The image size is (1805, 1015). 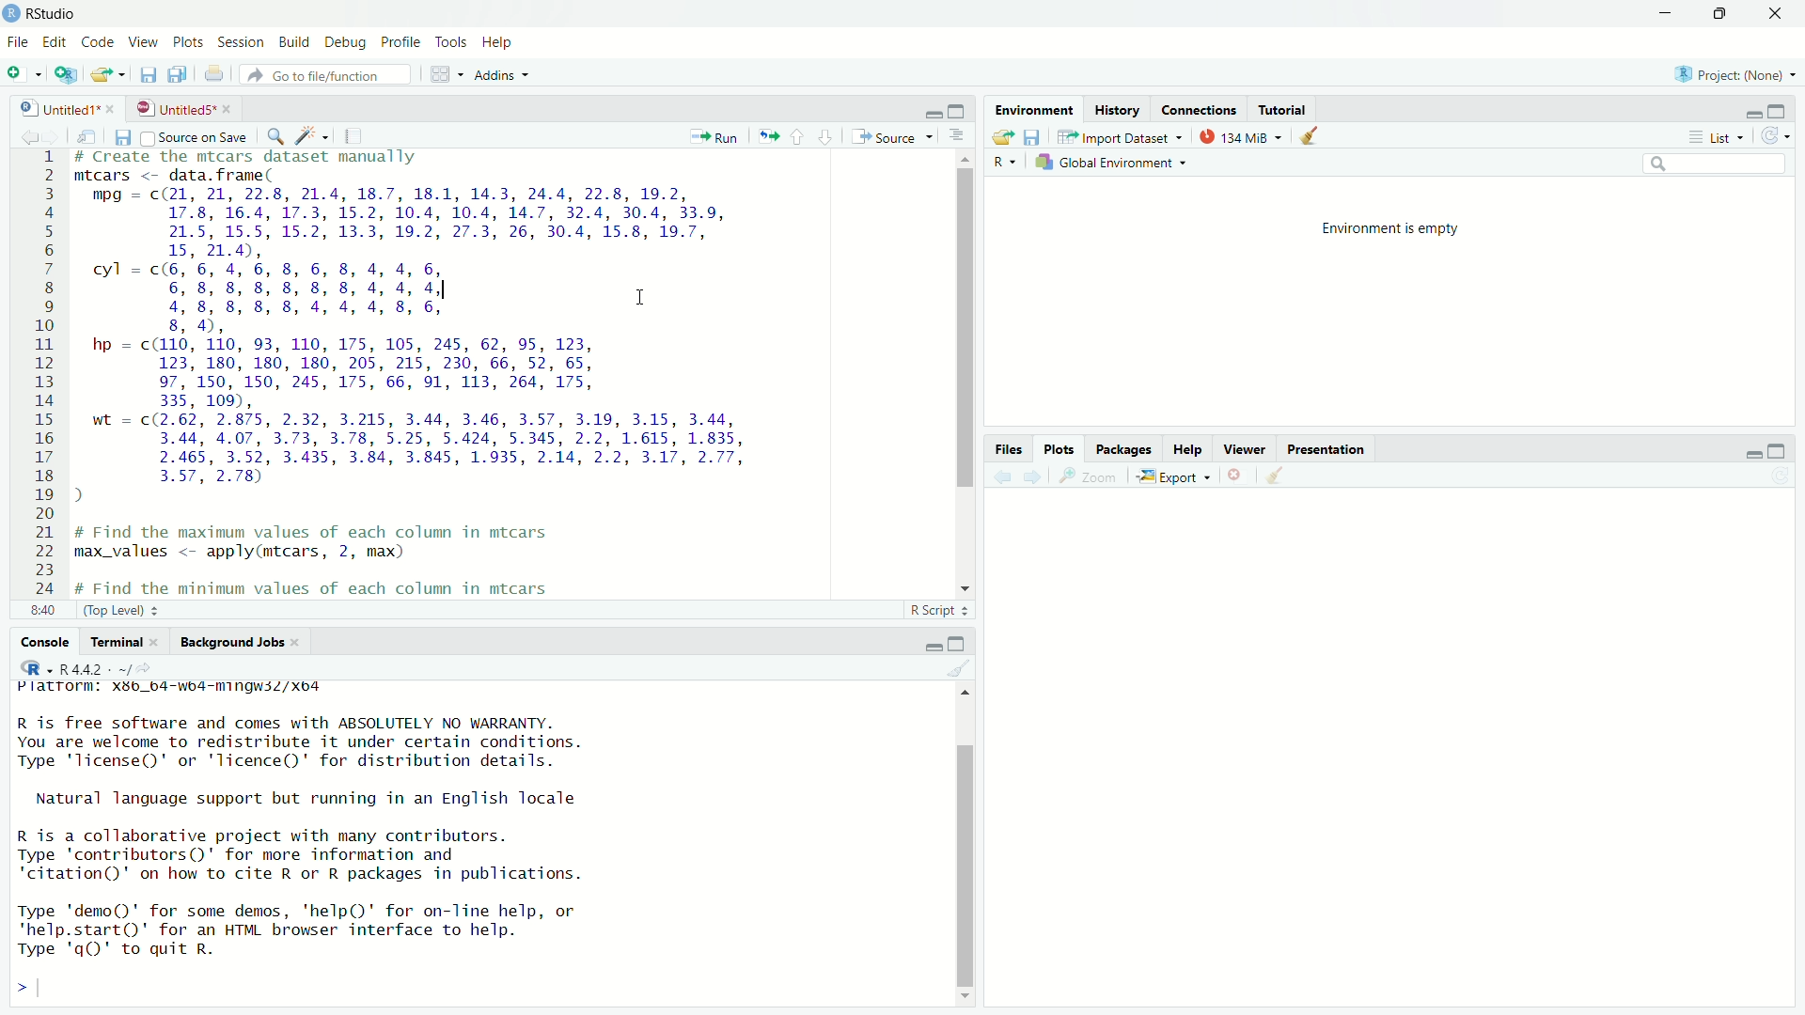 I want to click on move, so click(x=94, y=137).